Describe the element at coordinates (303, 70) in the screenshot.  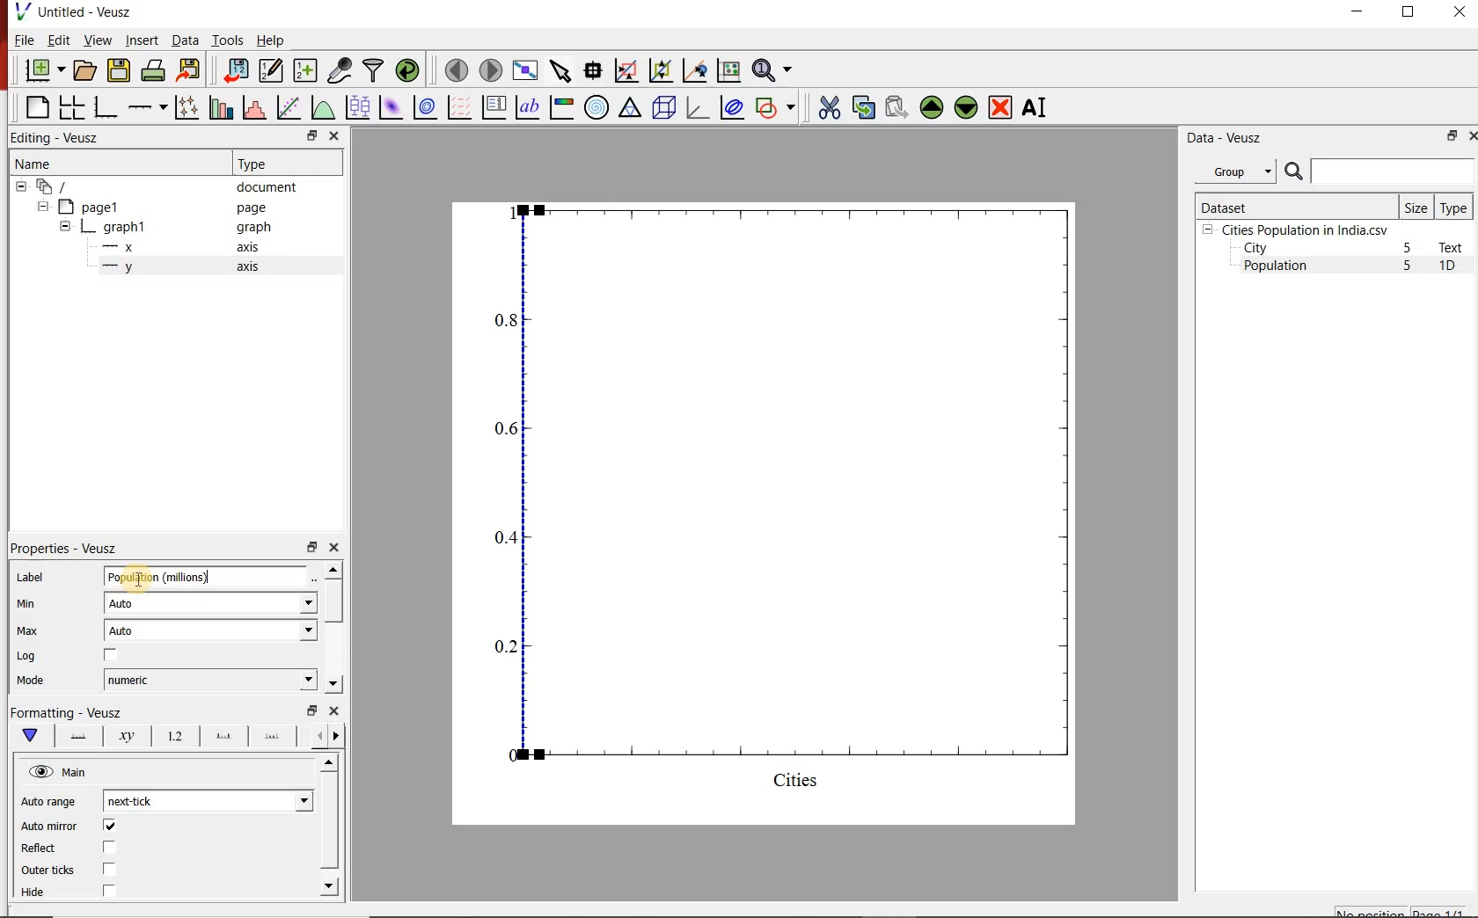
I see `create new datasets using available options` at that location.